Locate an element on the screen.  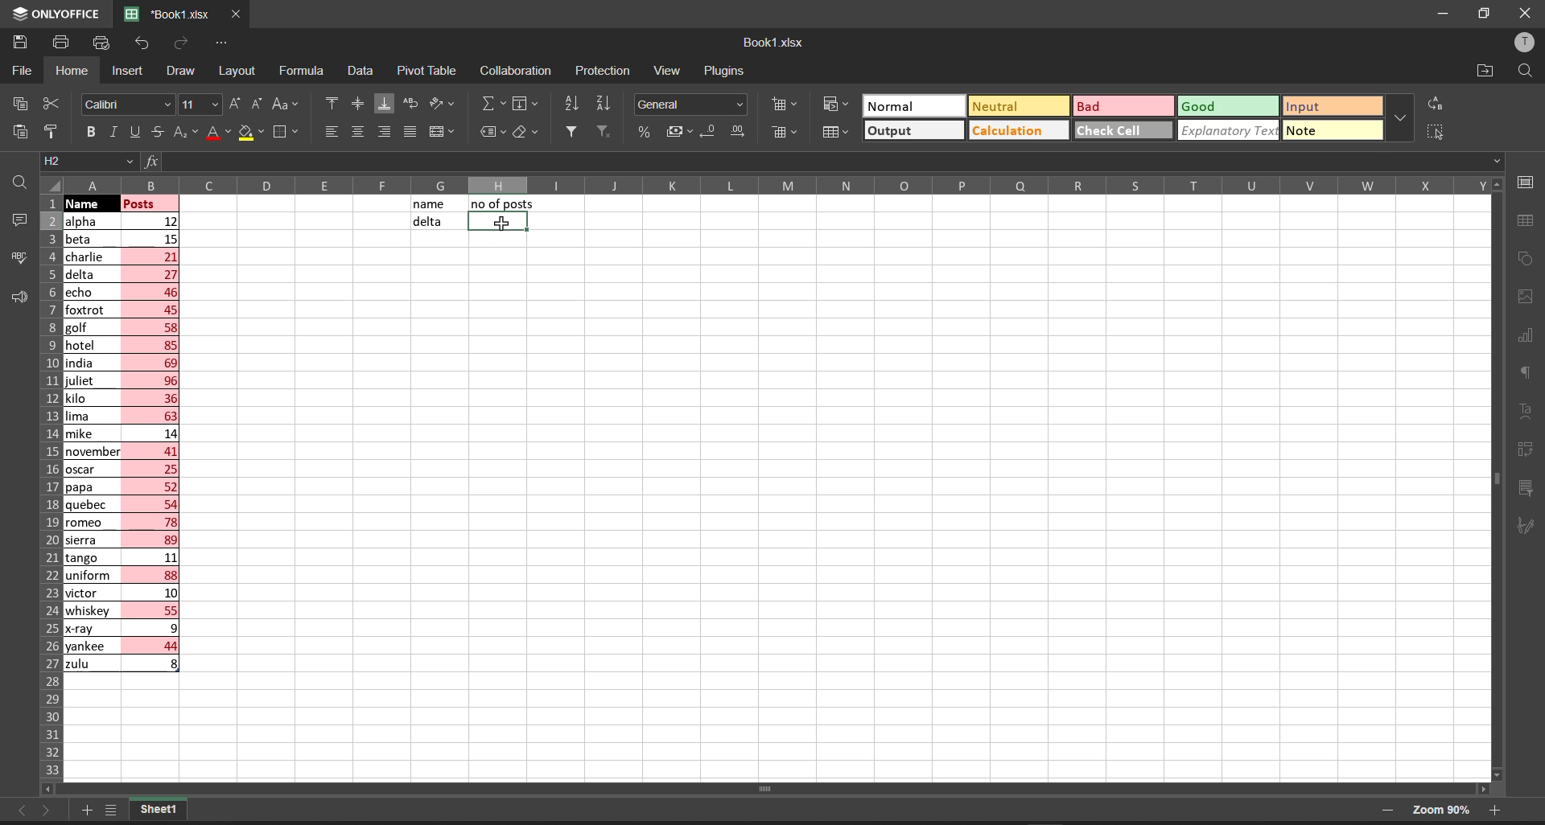
replace is located at coordinates (1436, 103).